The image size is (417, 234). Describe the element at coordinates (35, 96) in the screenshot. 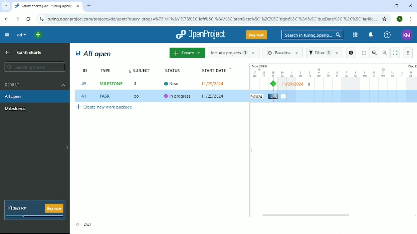

I see `All open` at that location.